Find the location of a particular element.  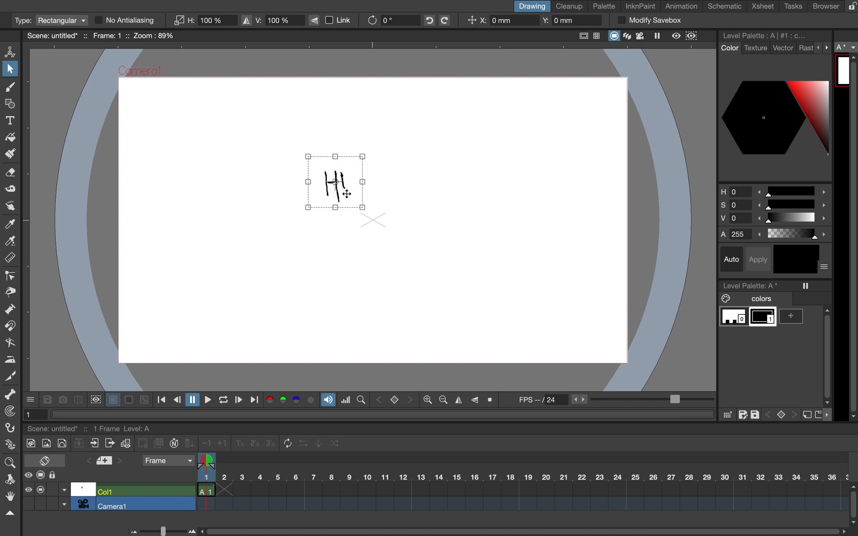

new page is located at coordinates (818, 414).